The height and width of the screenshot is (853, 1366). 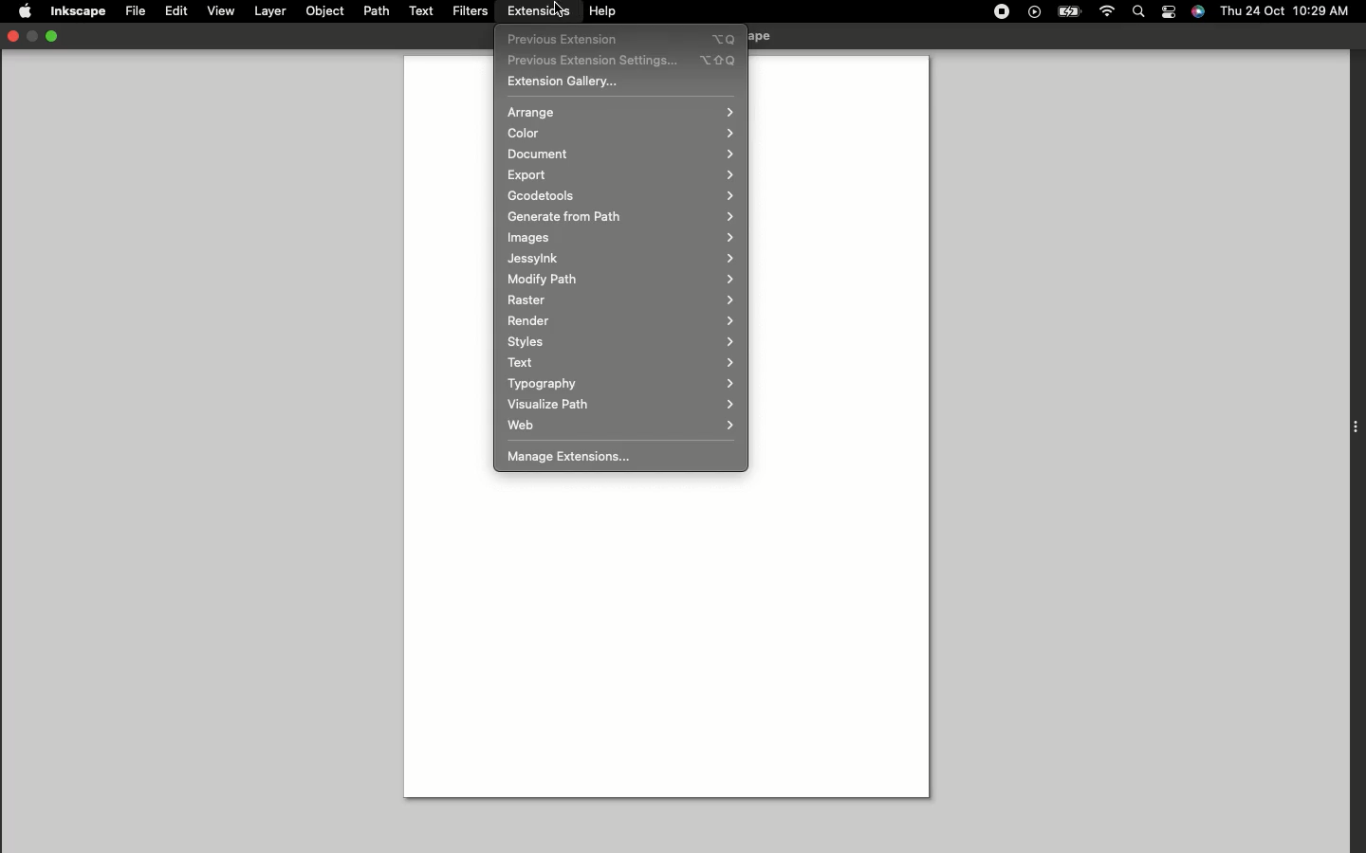 I want to click on Gcodetools, so click(x=623, y=196).